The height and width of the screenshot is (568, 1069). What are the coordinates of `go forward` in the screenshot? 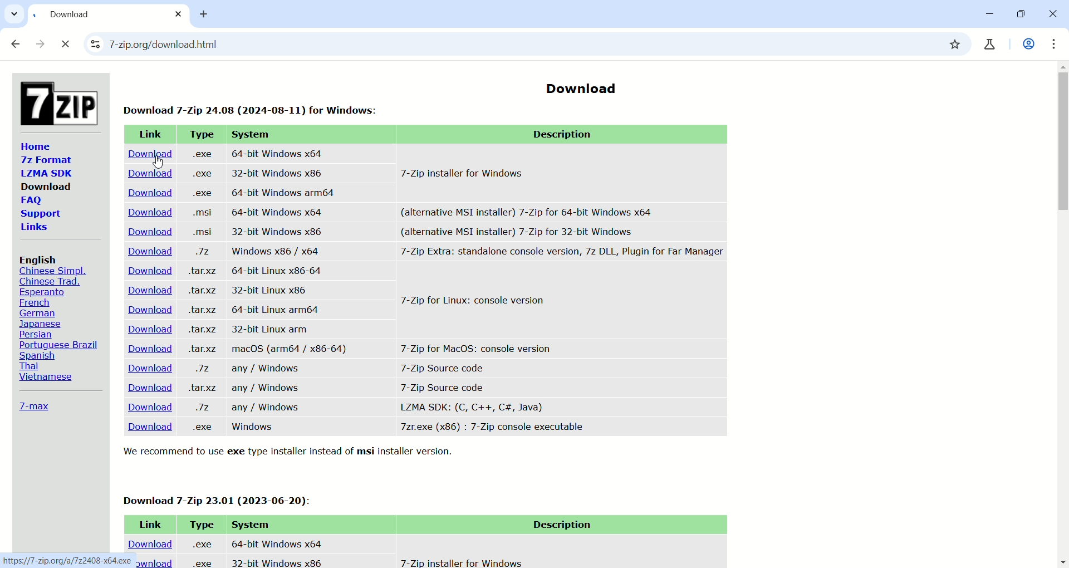 It's located at (41, 46).